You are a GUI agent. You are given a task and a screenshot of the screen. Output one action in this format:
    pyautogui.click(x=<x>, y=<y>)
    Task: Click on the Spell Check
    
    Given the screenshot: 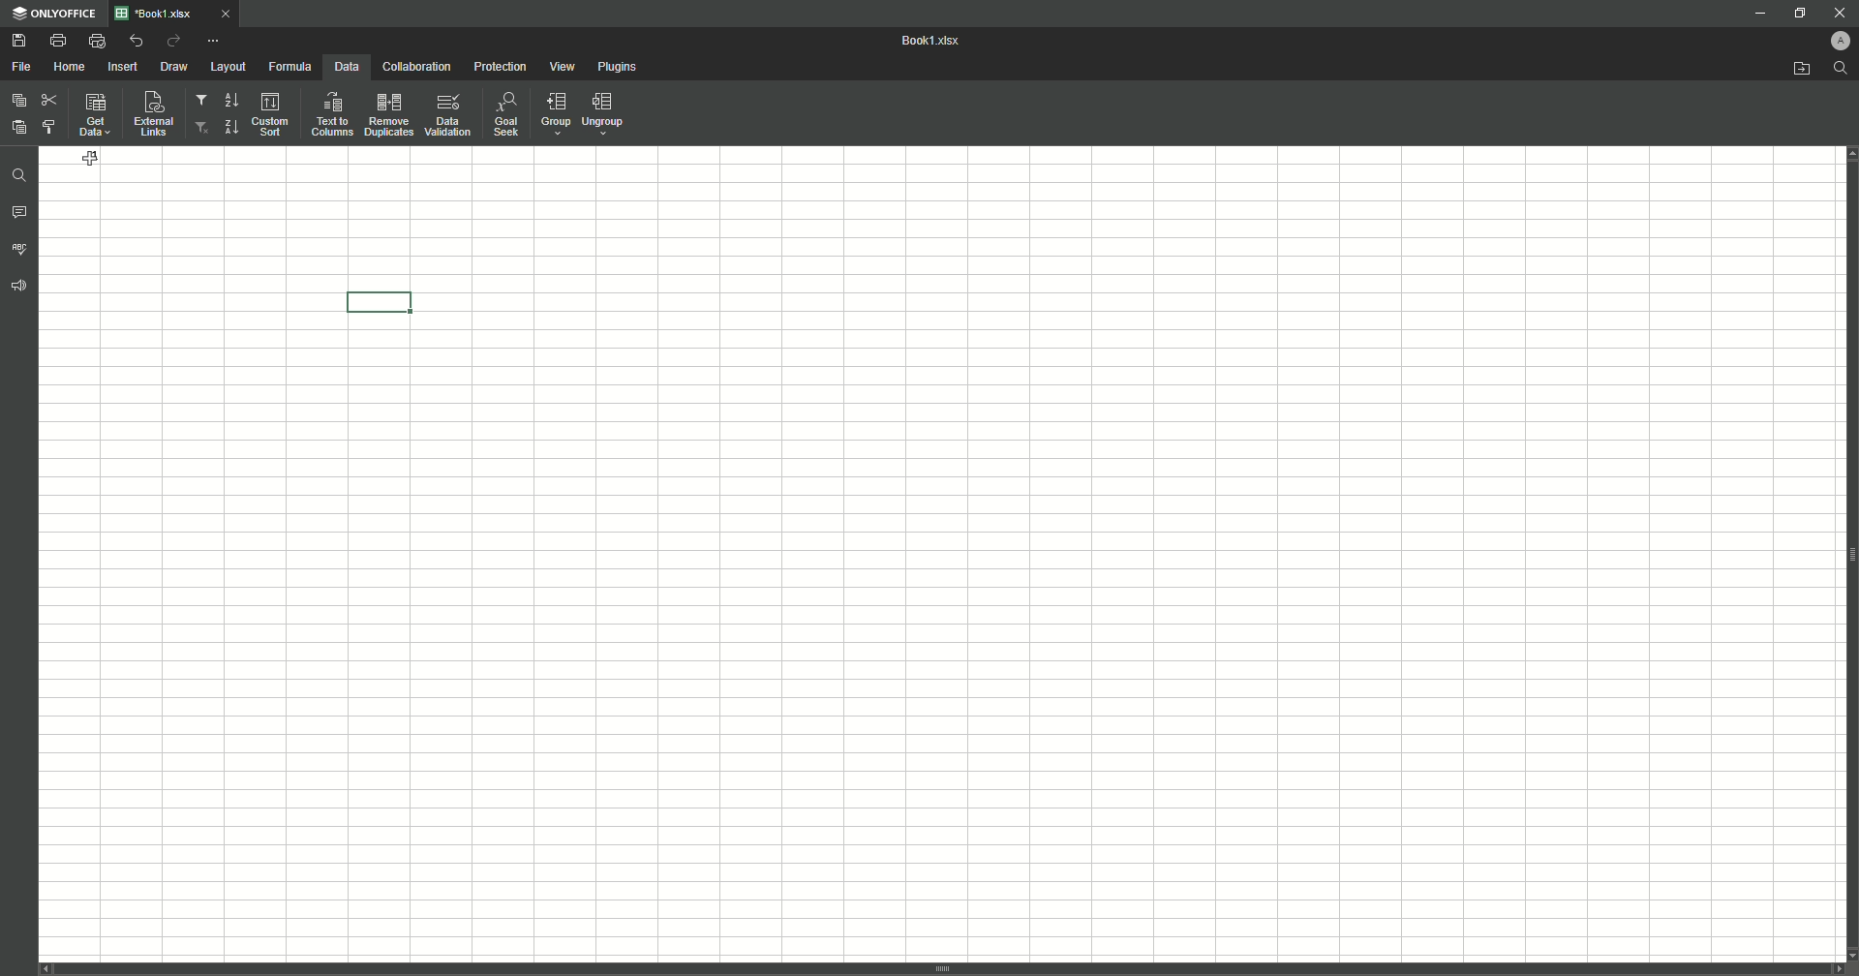 What is the action you would take?
    pyautogui.click(x=21, y=248)
    